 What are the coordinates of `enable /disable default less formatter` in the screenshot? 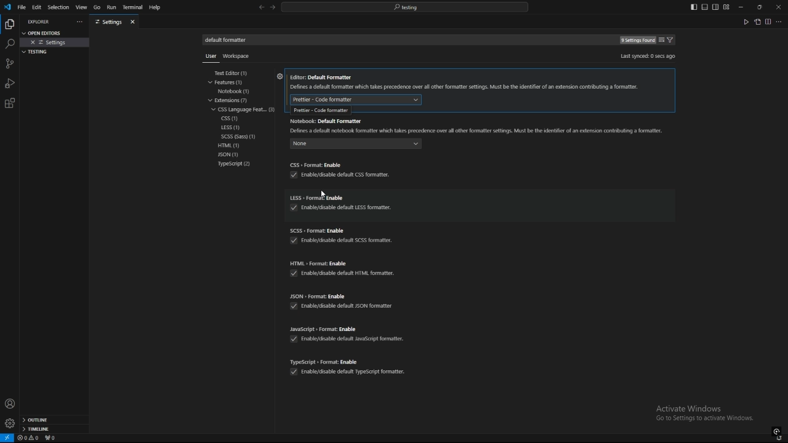 It's located at (344, 209).